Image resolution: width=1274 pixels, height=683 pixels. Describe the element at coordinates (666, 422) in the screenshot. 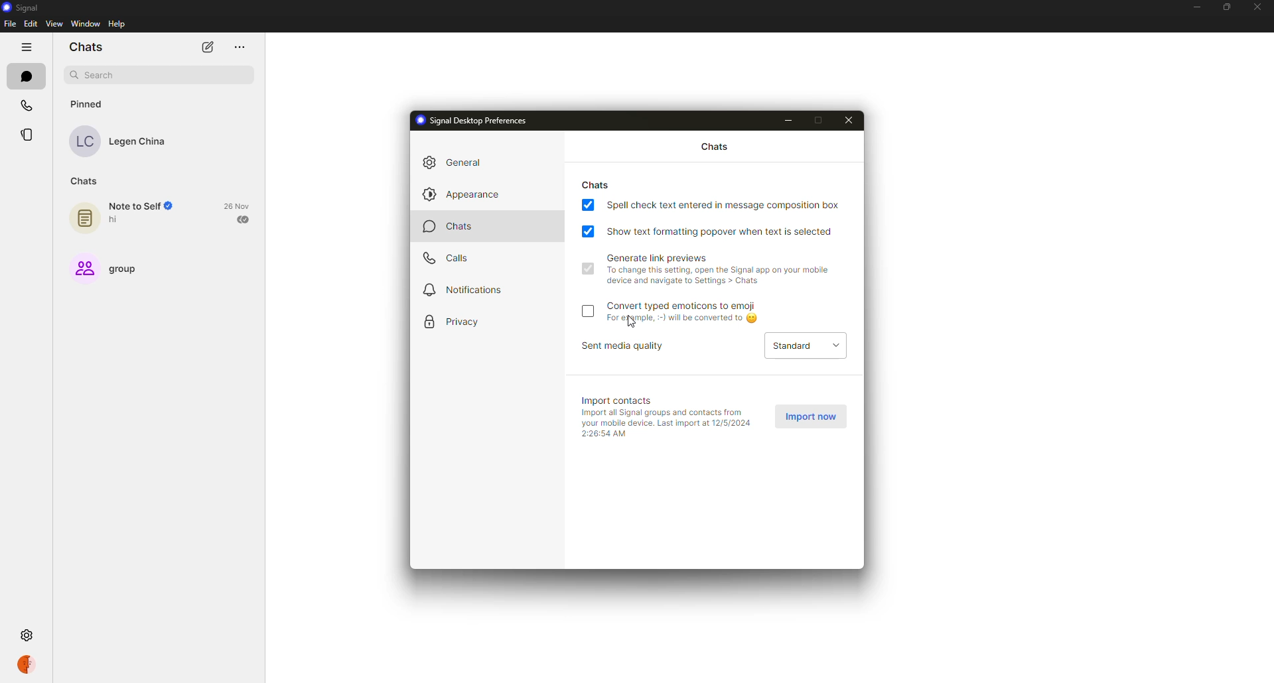

I see `info` at that location.